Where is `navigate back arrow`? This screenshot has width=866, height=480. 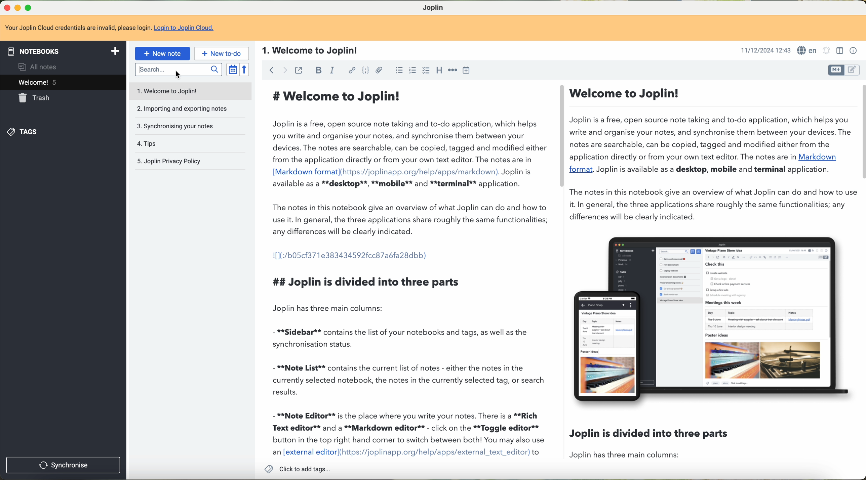 navigate back arrow is located at coordinates (270, 70).